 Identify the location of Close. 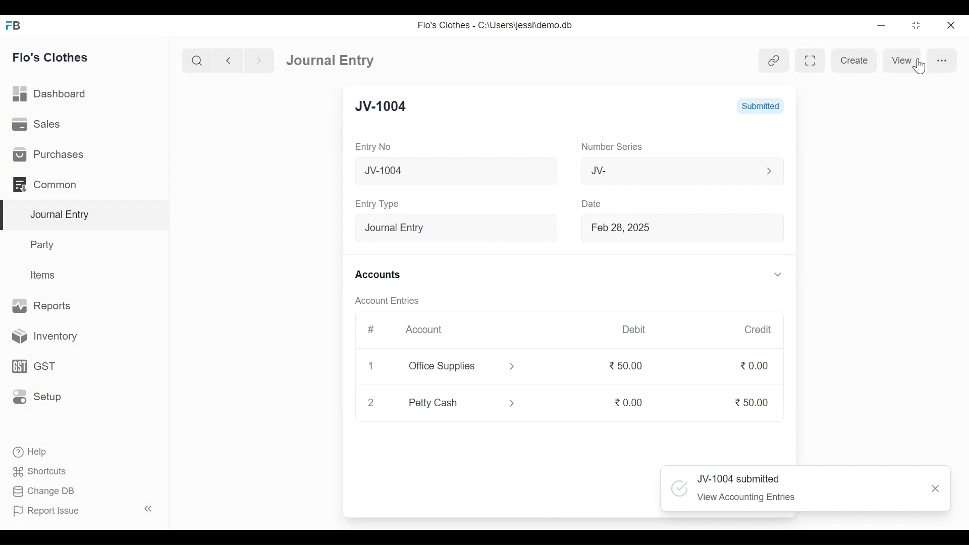
(951, 26).